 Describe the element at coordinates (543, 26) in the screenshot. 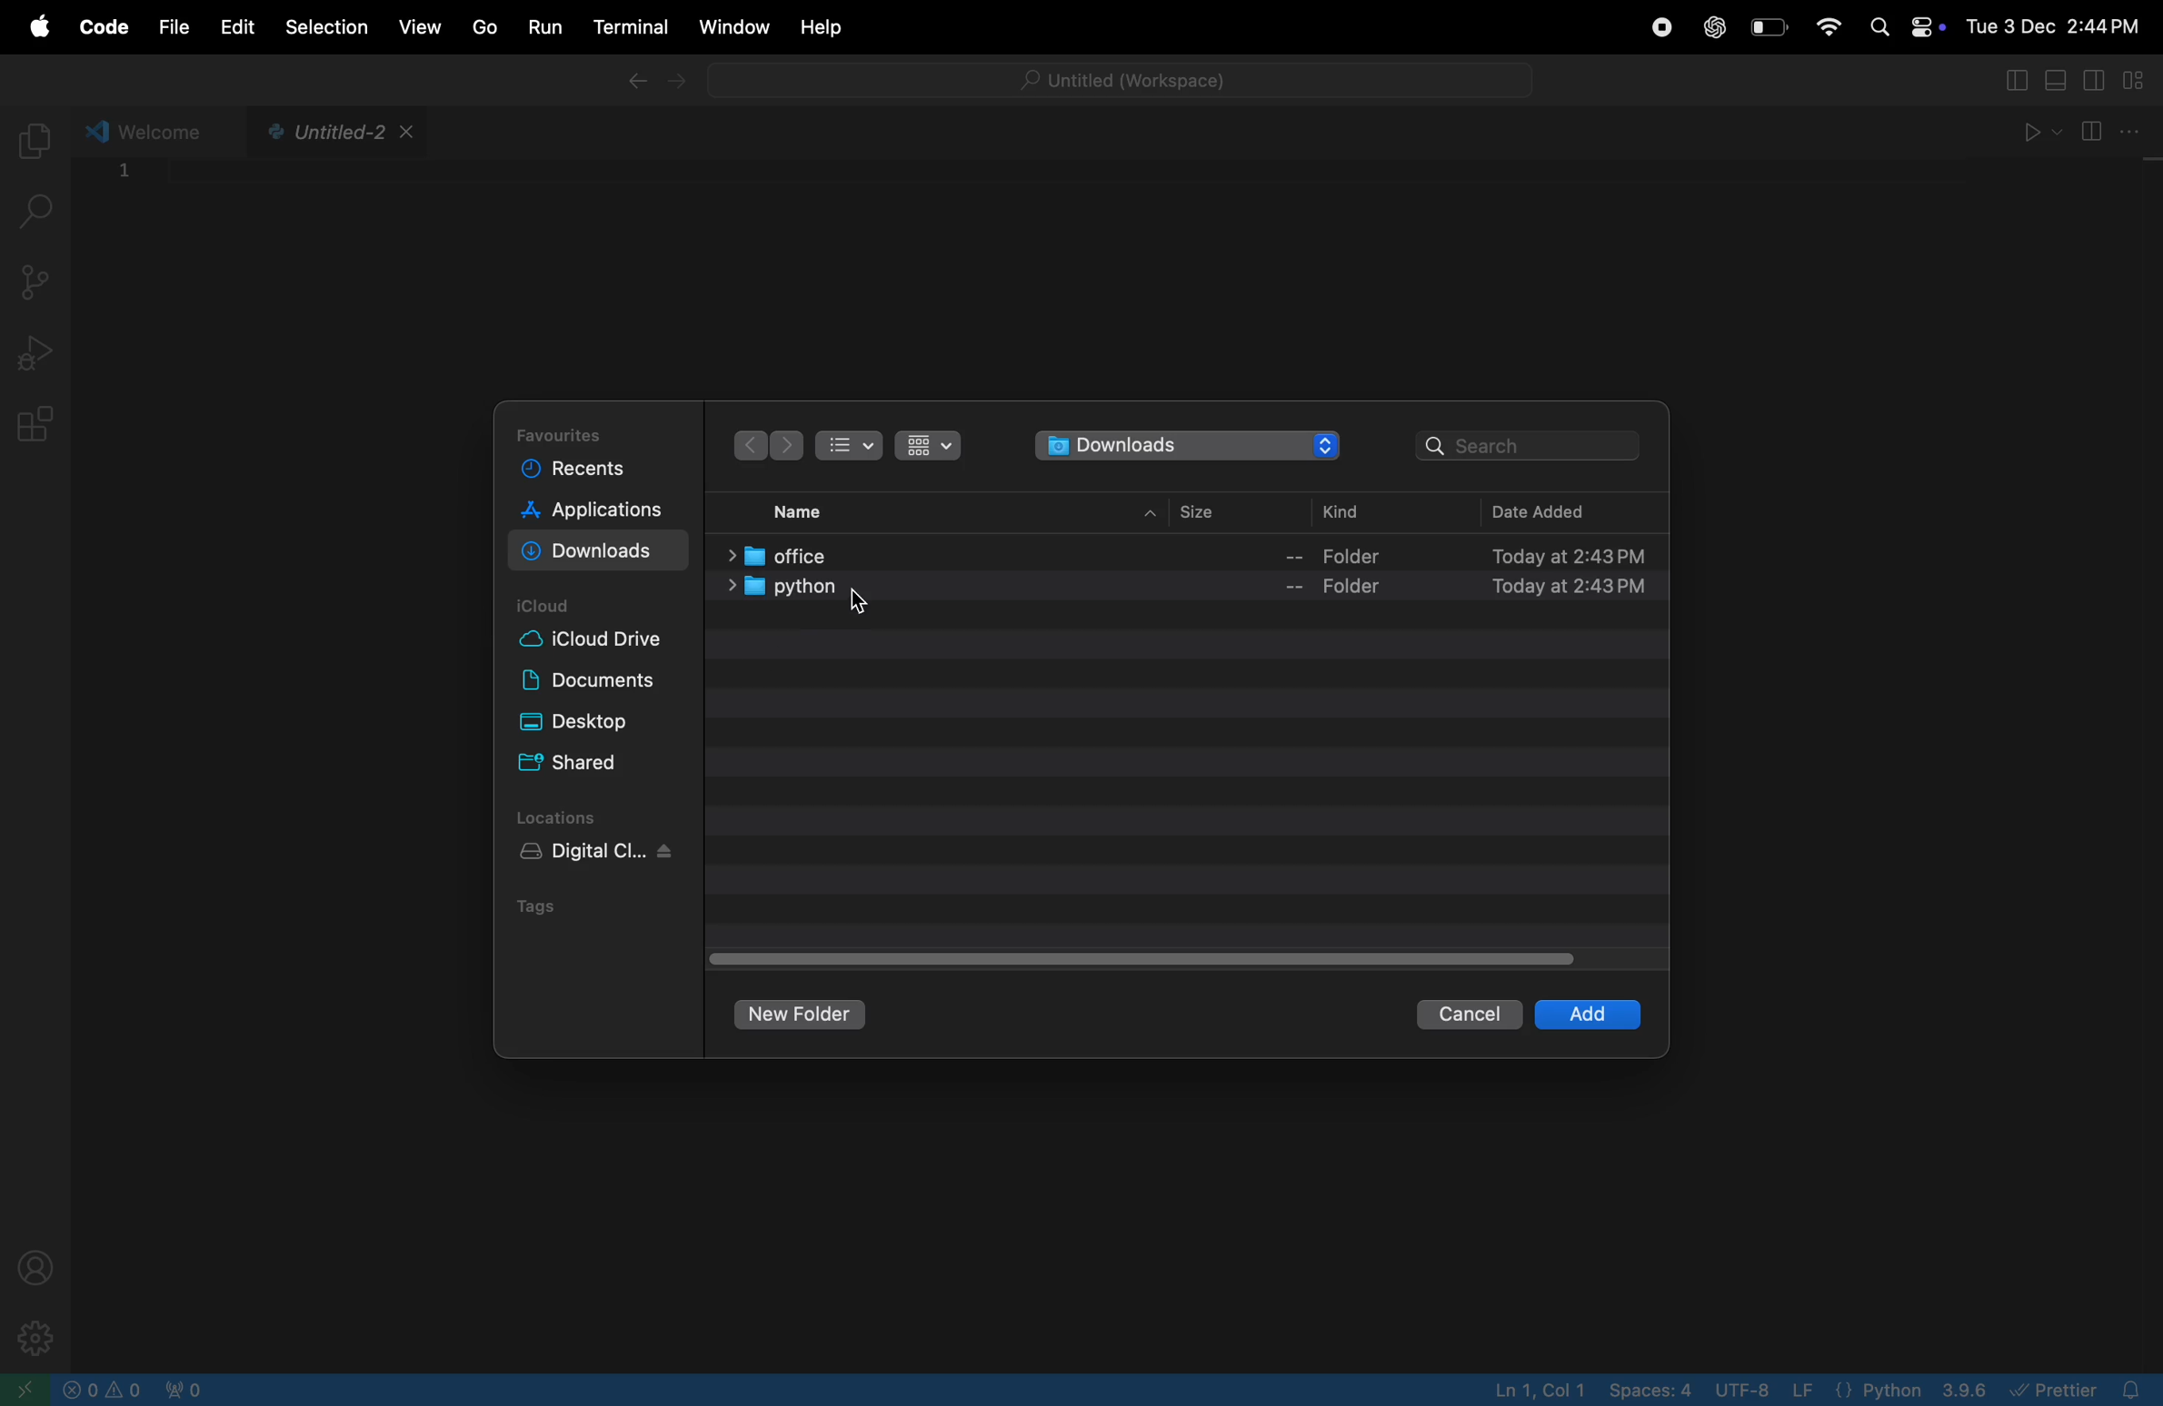

I see `run` at that location.